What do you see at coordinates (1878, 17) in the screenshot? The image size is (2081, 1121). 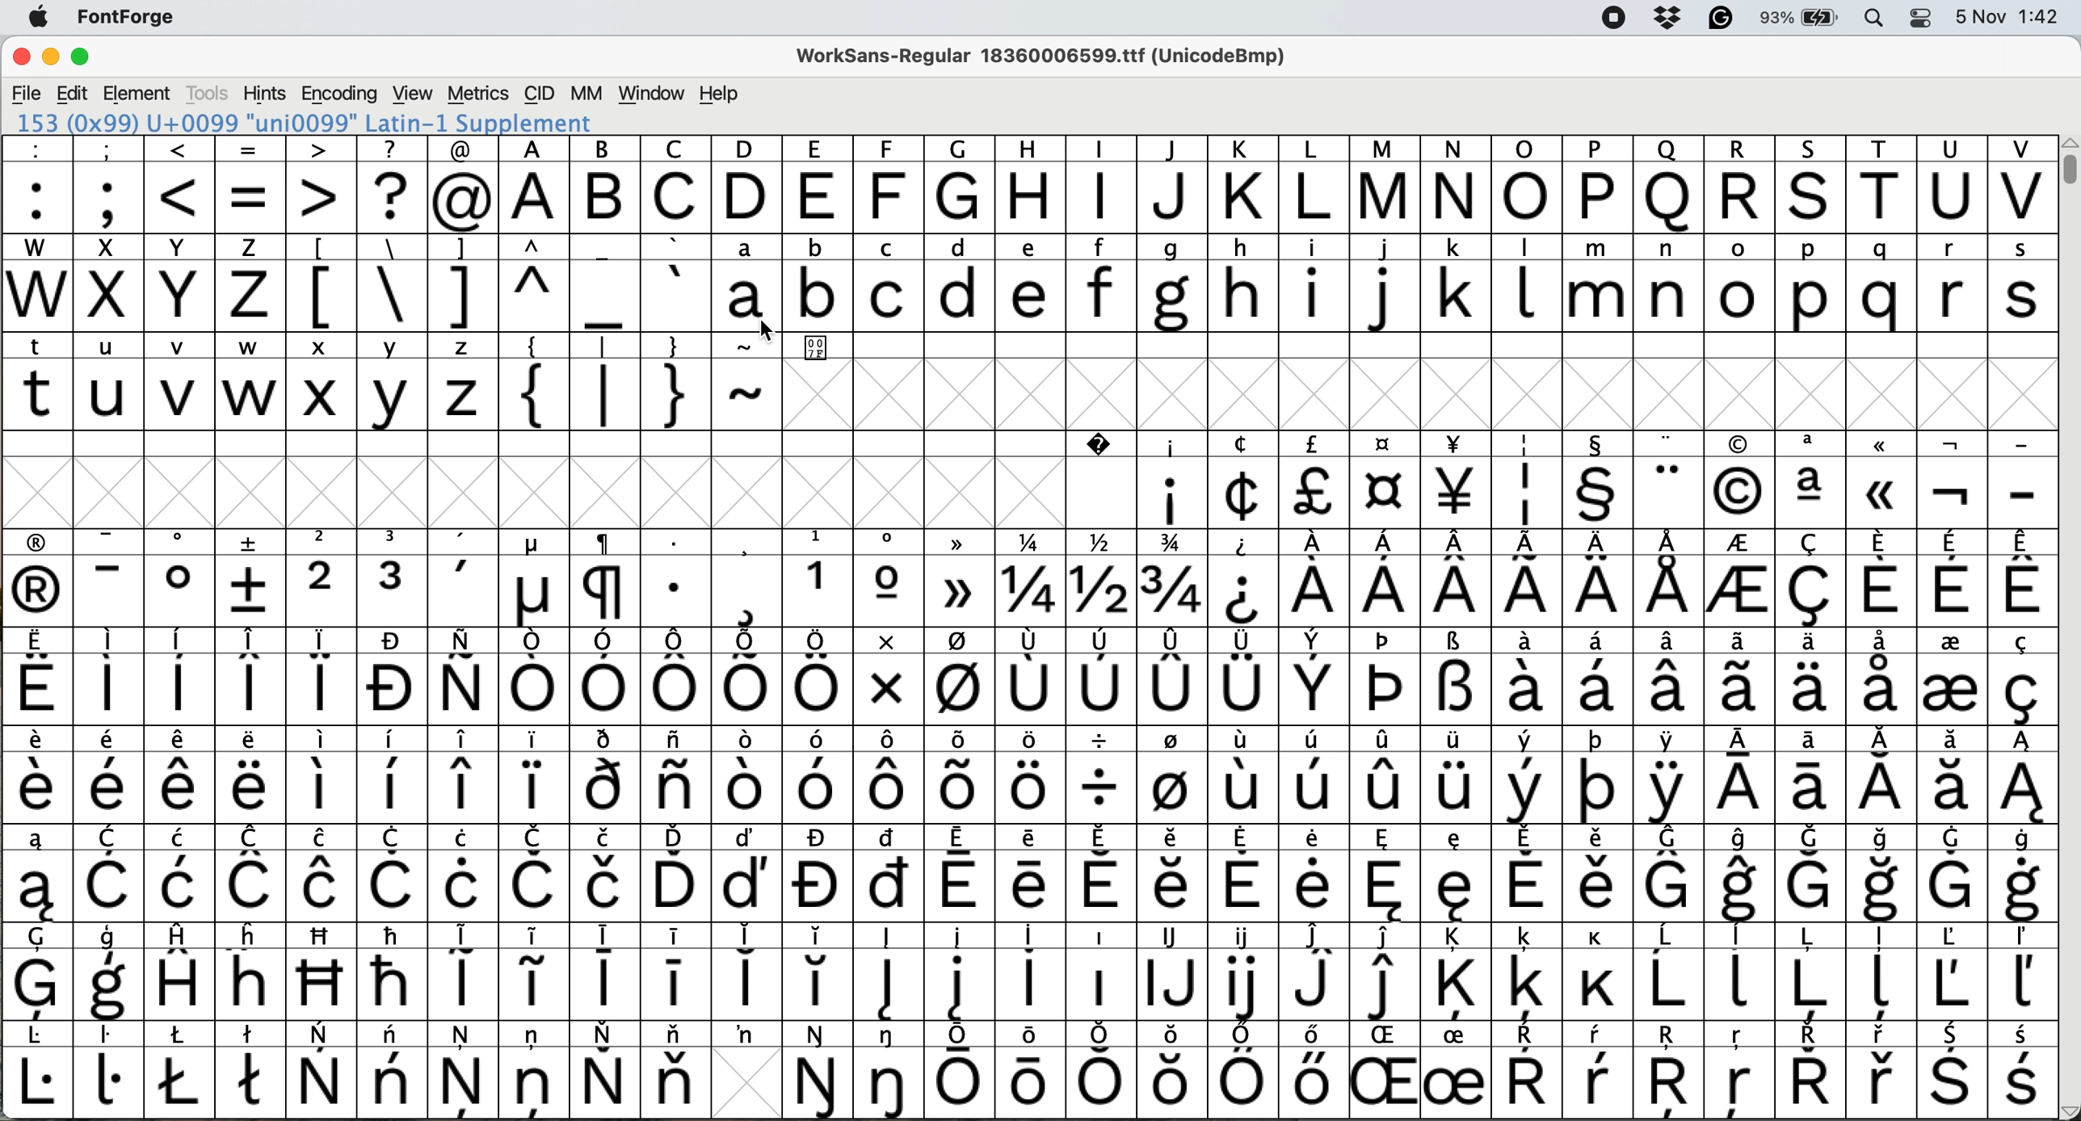 I see `spotlight search` at bounding box center [1878, 17].